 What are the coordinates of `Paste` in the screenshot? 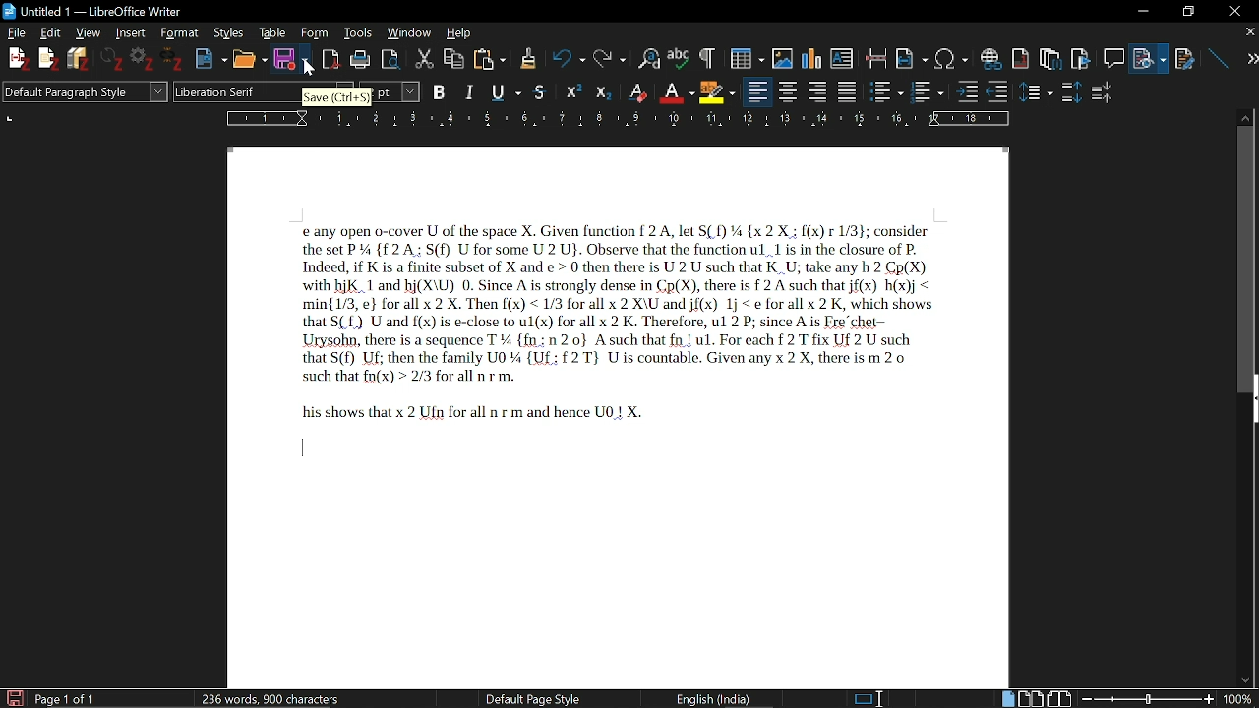 It's located at (491, 58).